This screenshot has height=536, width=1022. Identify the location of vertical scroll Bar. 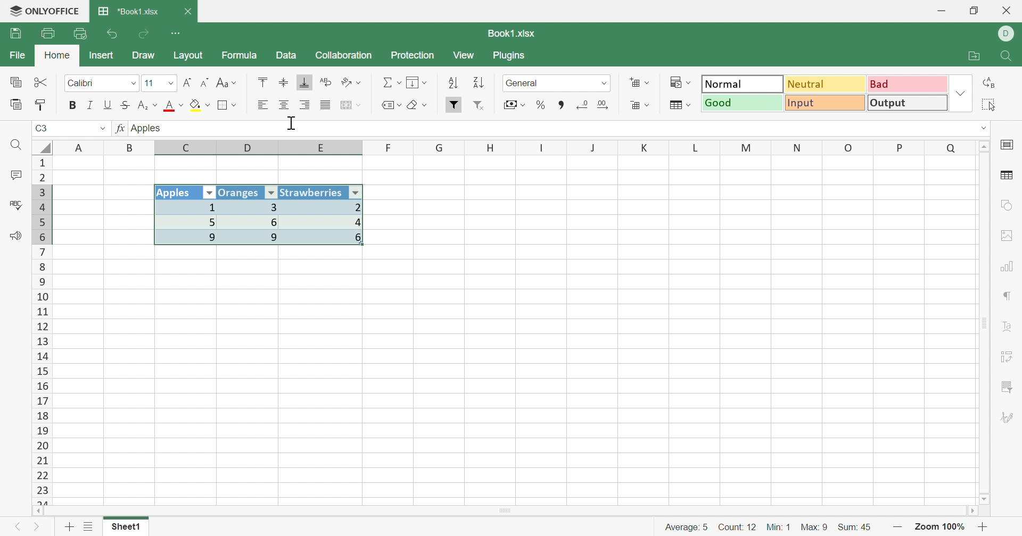
(983, 322).